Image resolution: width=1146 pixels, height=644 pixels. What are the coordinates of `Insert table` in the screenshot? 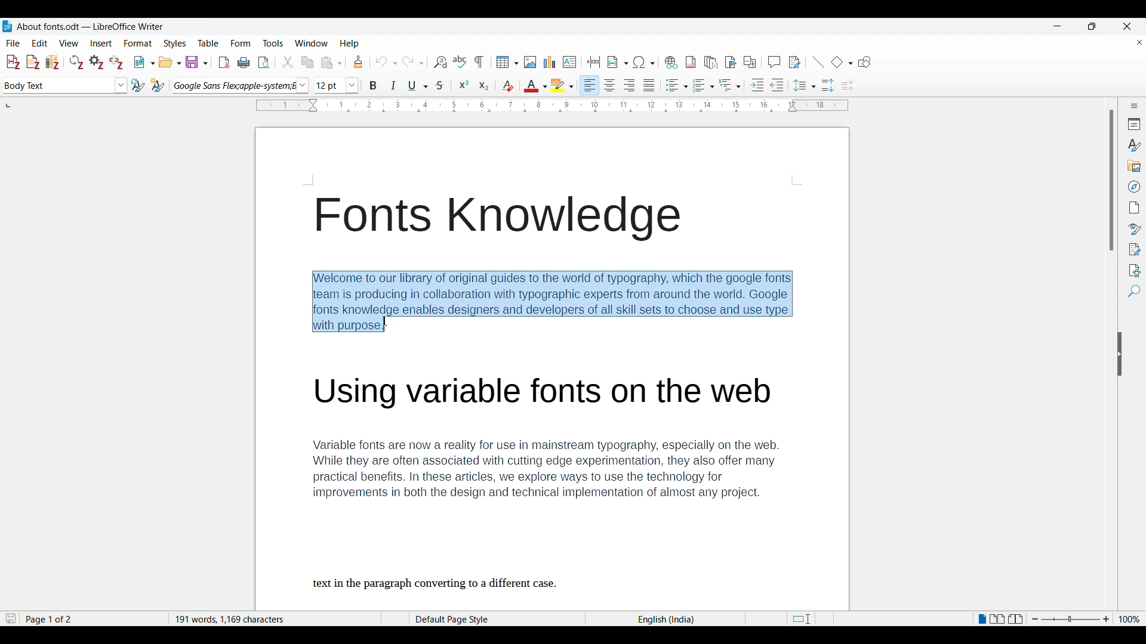 It's located at (507, 62).